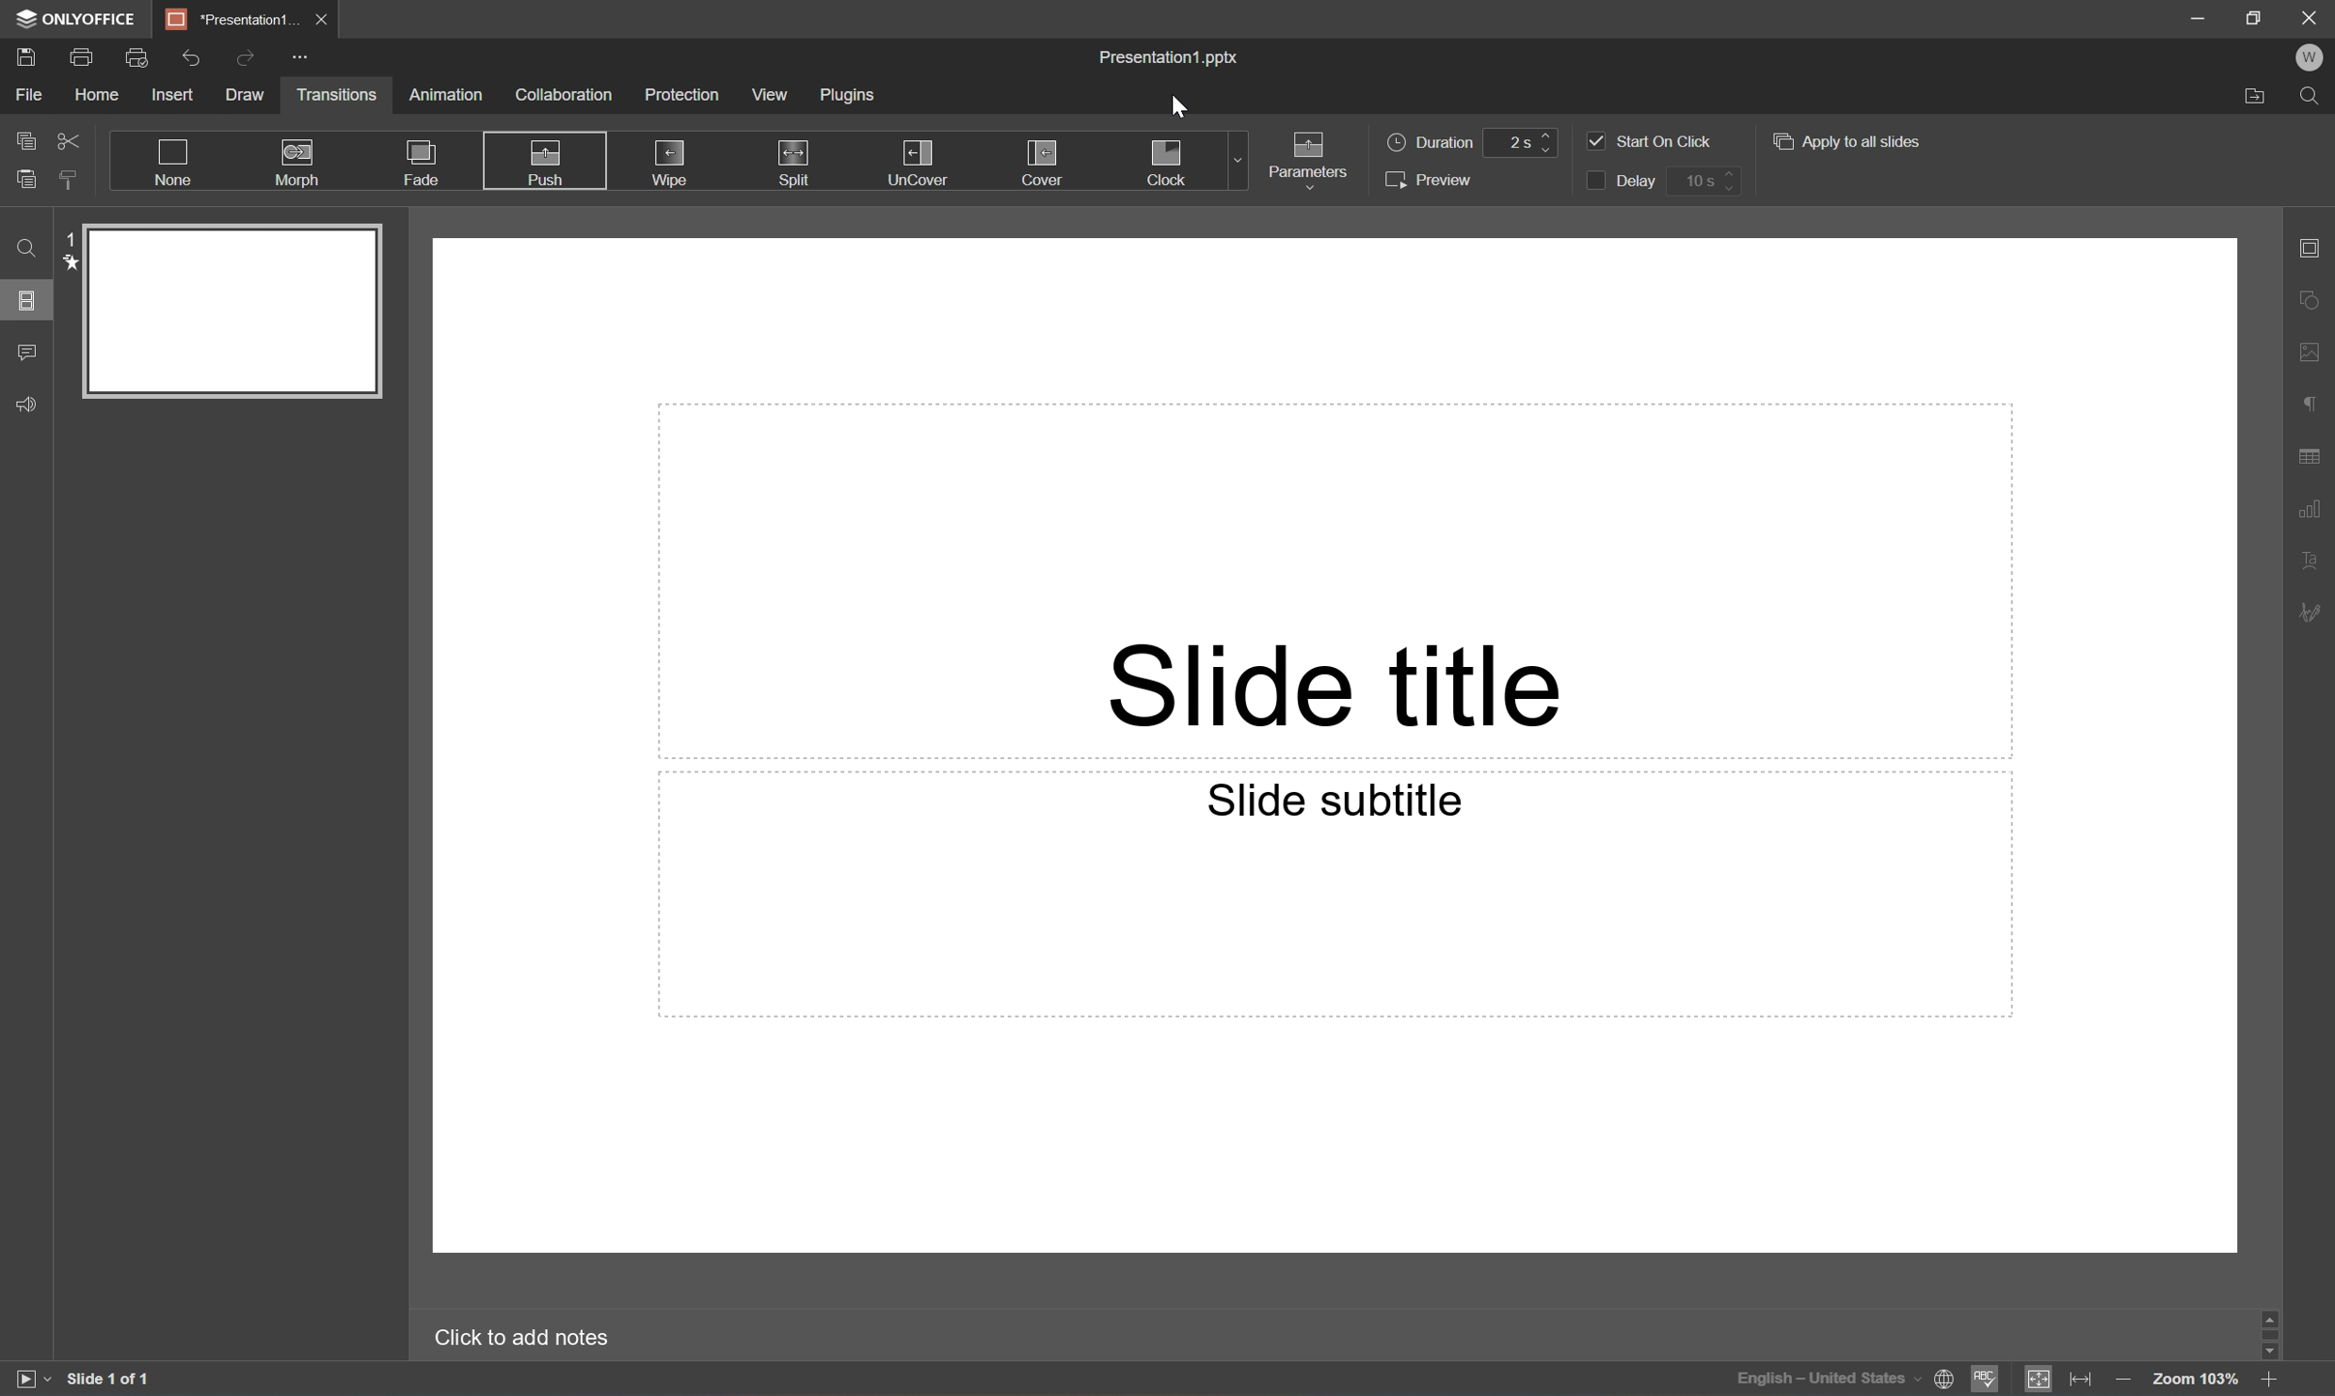  What do you see at coordinates (80, 56) in the screenshot?
I see `Print file` at bounding box center [80, 56].